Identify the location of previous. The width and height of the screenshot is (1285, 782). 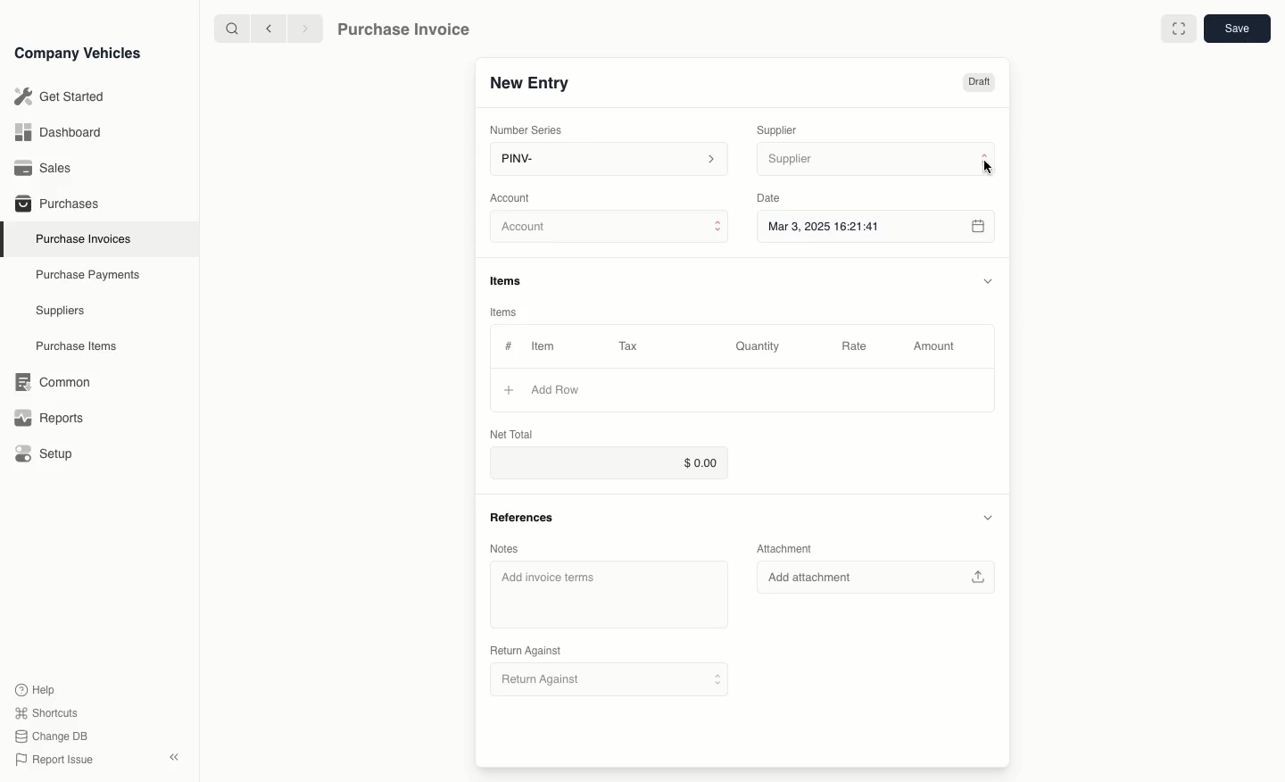
(267, 28).